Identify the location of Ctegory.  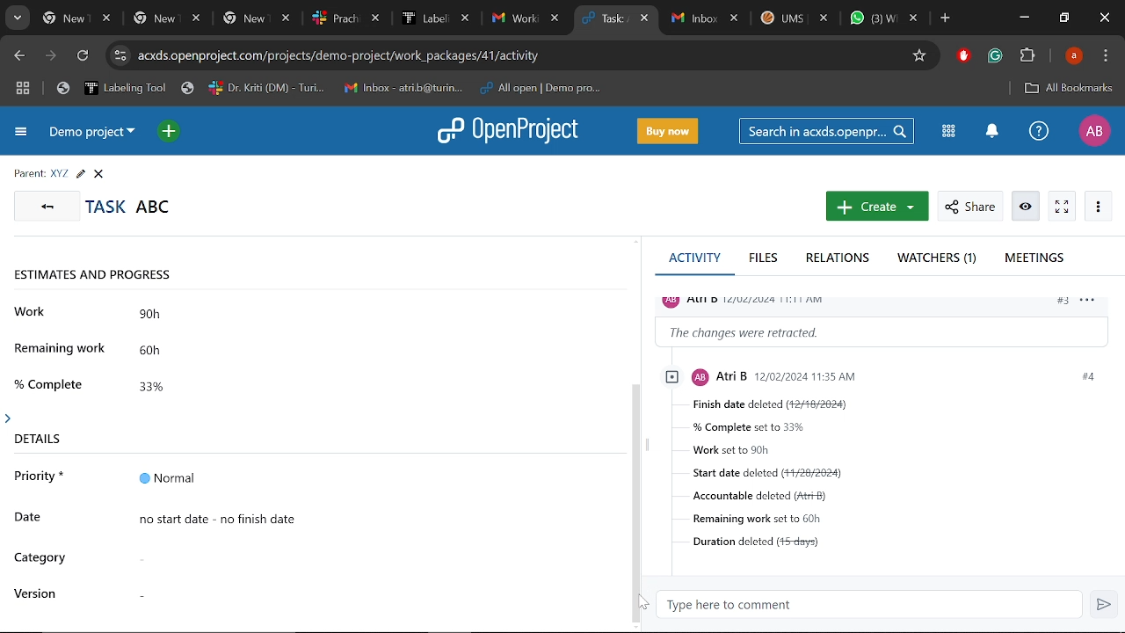
(366, 557).